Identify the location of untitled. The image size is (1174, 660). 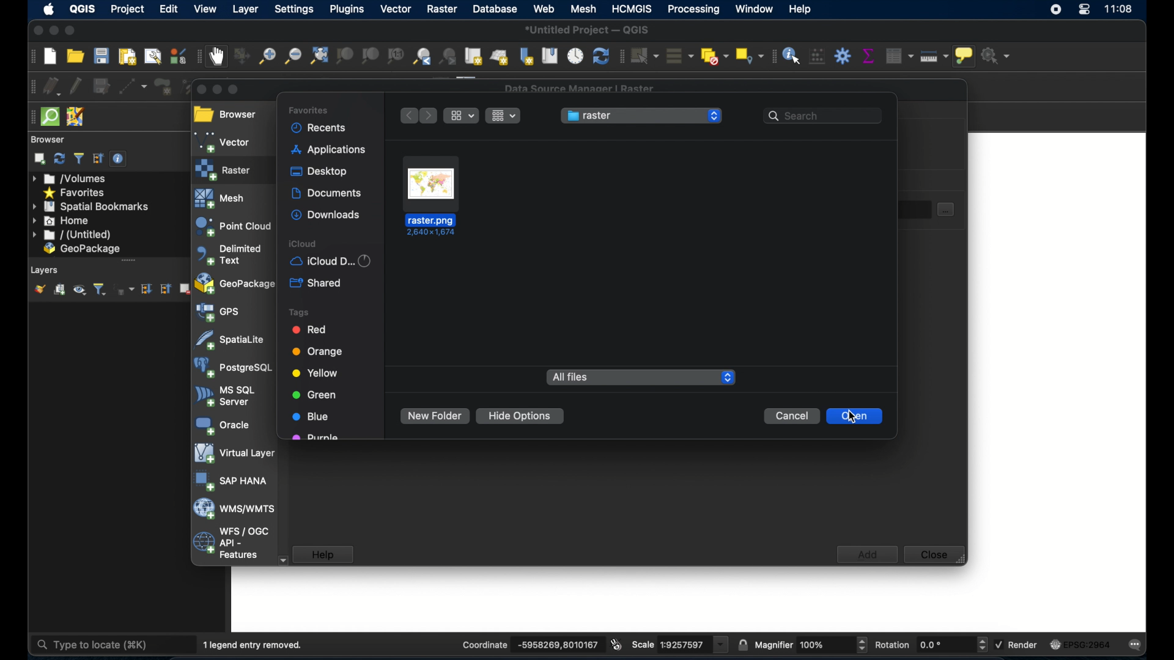
(70, 235).